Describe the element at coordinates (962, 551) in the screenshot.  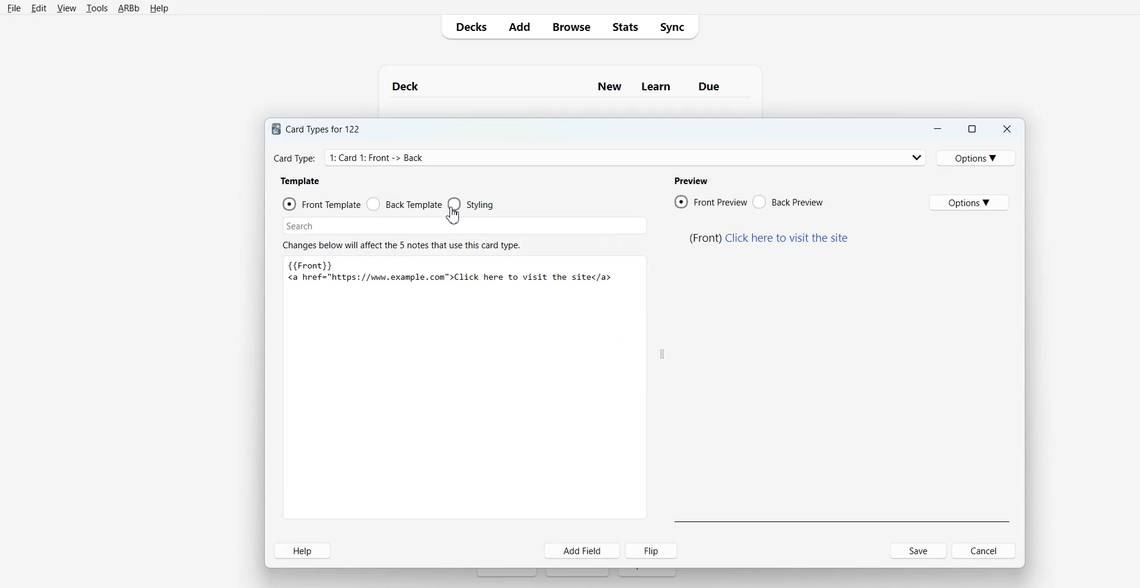
I see `Cancel` at that location.